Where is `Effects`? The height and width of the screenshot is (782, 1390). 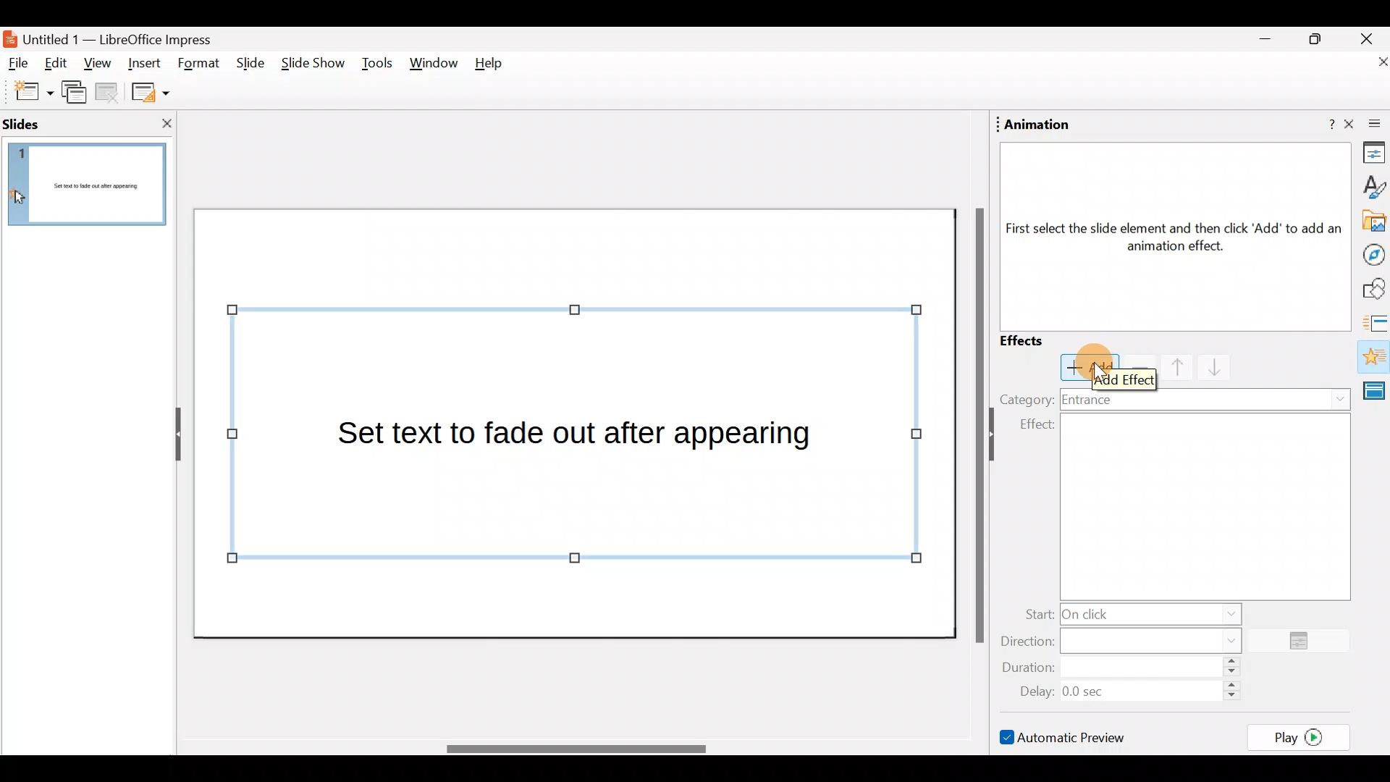
Effects is located at coordinates (1035, 340).